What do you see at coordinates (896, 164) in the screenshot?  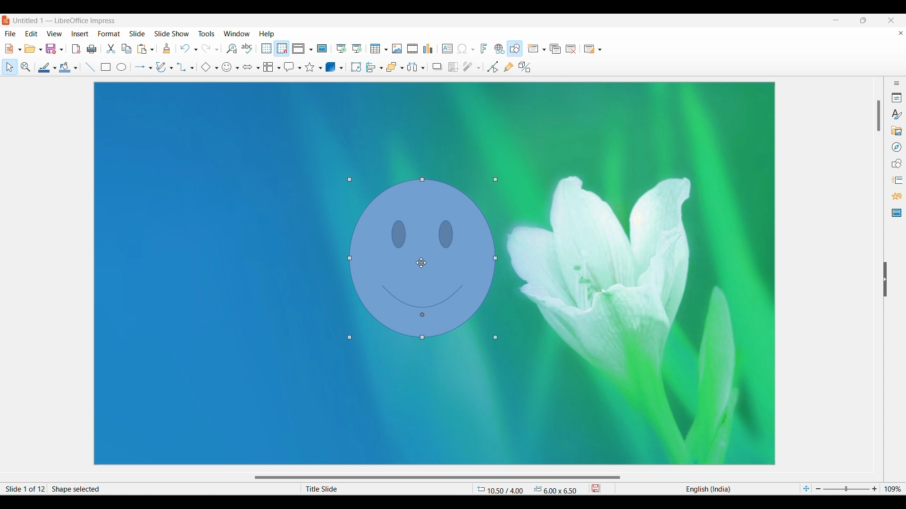 I see `Shapes` at bounding box center [896, 164].